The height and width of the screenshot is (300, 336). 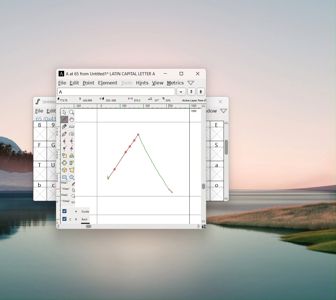 What do you see at coordinates (135, 100) in the screenshot?
I see `distance from starting point` at bounding box center [135, 100].